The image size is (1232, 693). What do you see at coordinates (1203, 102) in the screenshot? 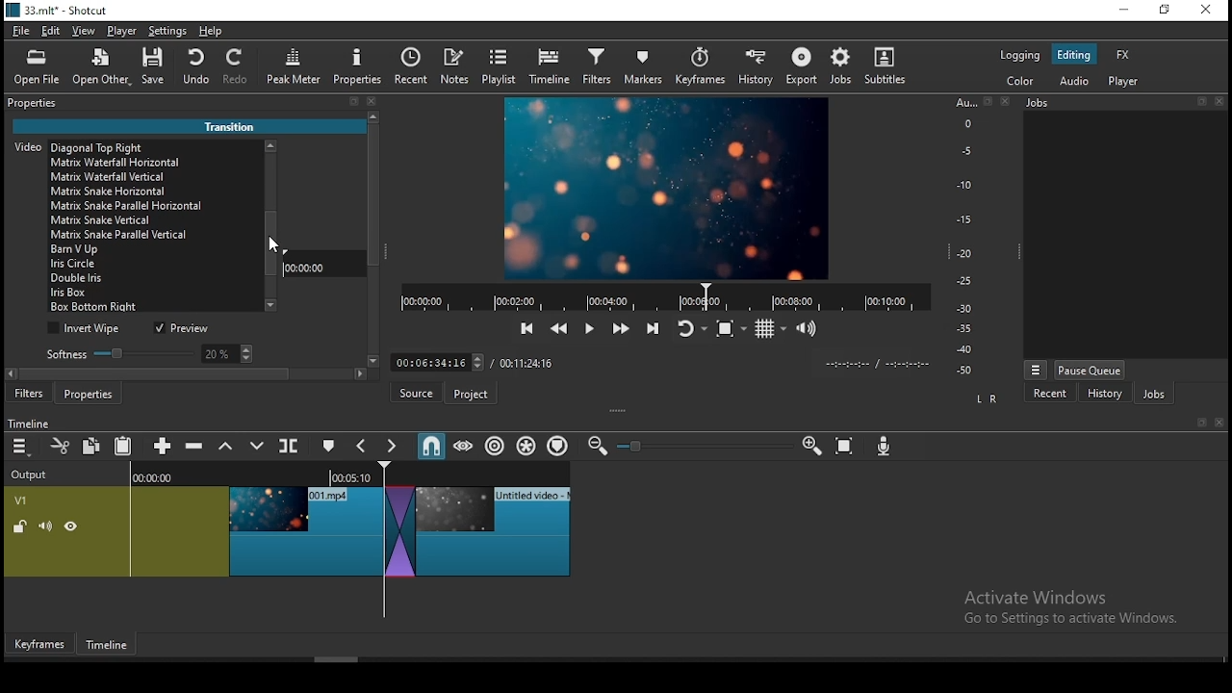
I see `` at bounding box center [1203, 102].